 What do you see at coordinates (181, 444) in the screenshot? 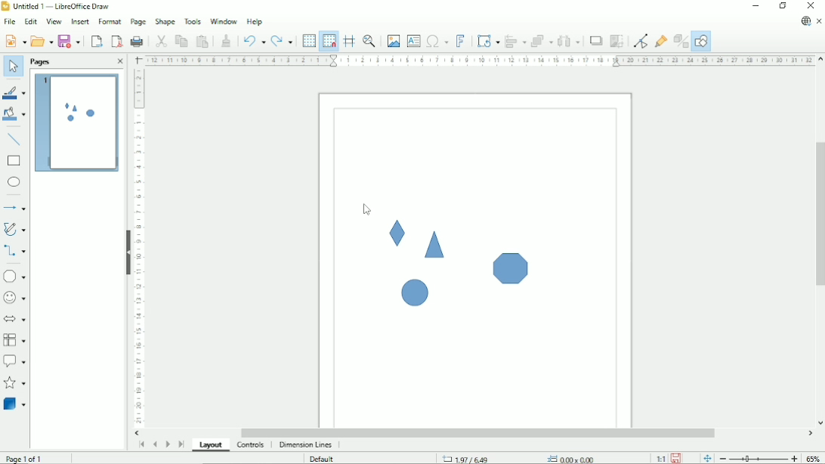
I see `Scroll to last page` at bounding box center [181, 444].